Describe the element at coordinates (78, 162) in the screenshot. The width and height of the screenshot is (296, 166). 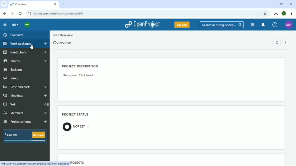
I see `Subprojects` at that location.